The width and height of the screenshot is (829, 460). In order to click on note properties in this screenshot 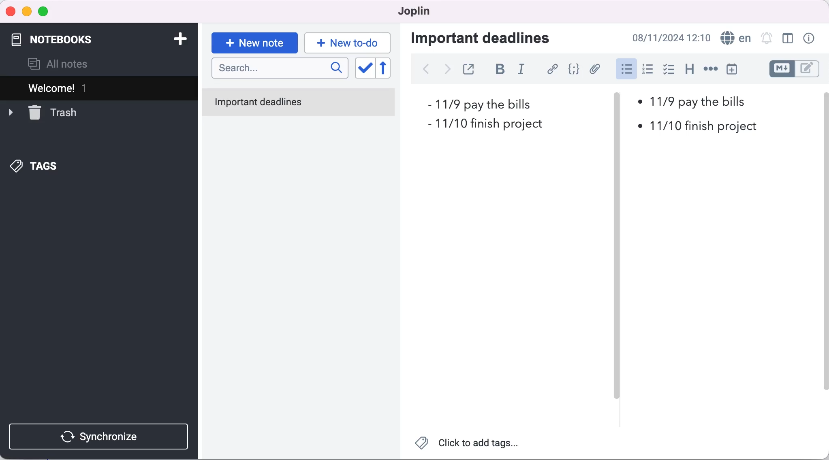, I will do `click(812, 39)`.